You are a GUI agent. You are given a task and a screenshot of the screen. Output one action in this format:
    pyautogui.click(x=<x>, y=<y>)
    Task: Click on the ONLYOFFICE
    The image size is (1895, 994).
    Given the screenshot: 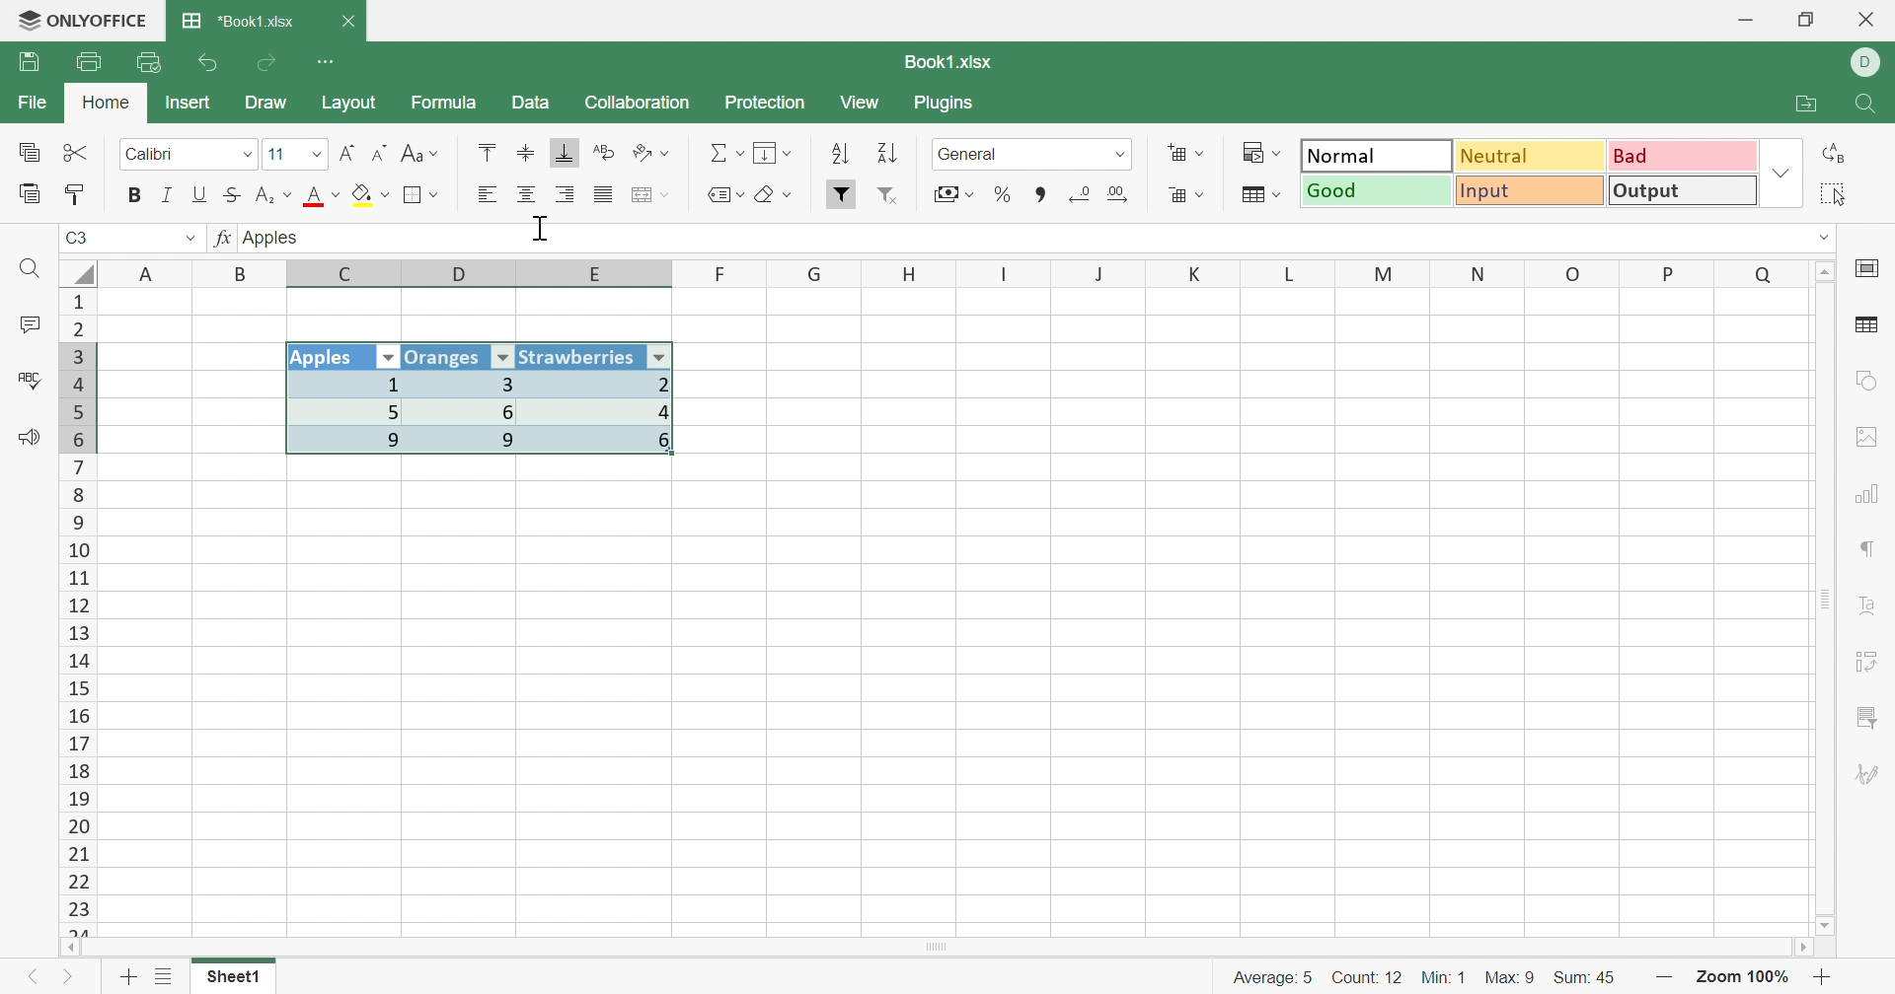 What is the action you would take?
    pyautogui.click(x=82, y=22)
    